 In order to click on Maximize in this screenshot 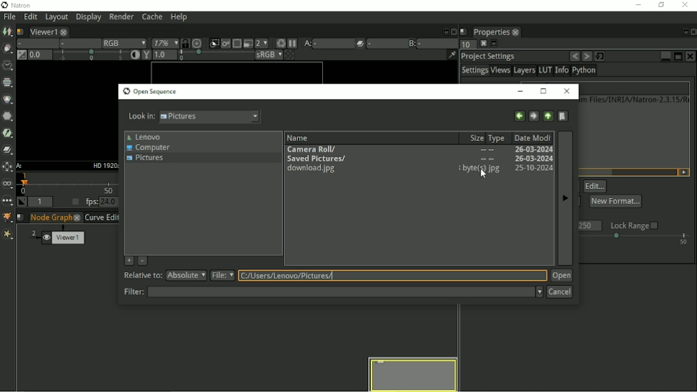, I will do `click(544, 91)`.